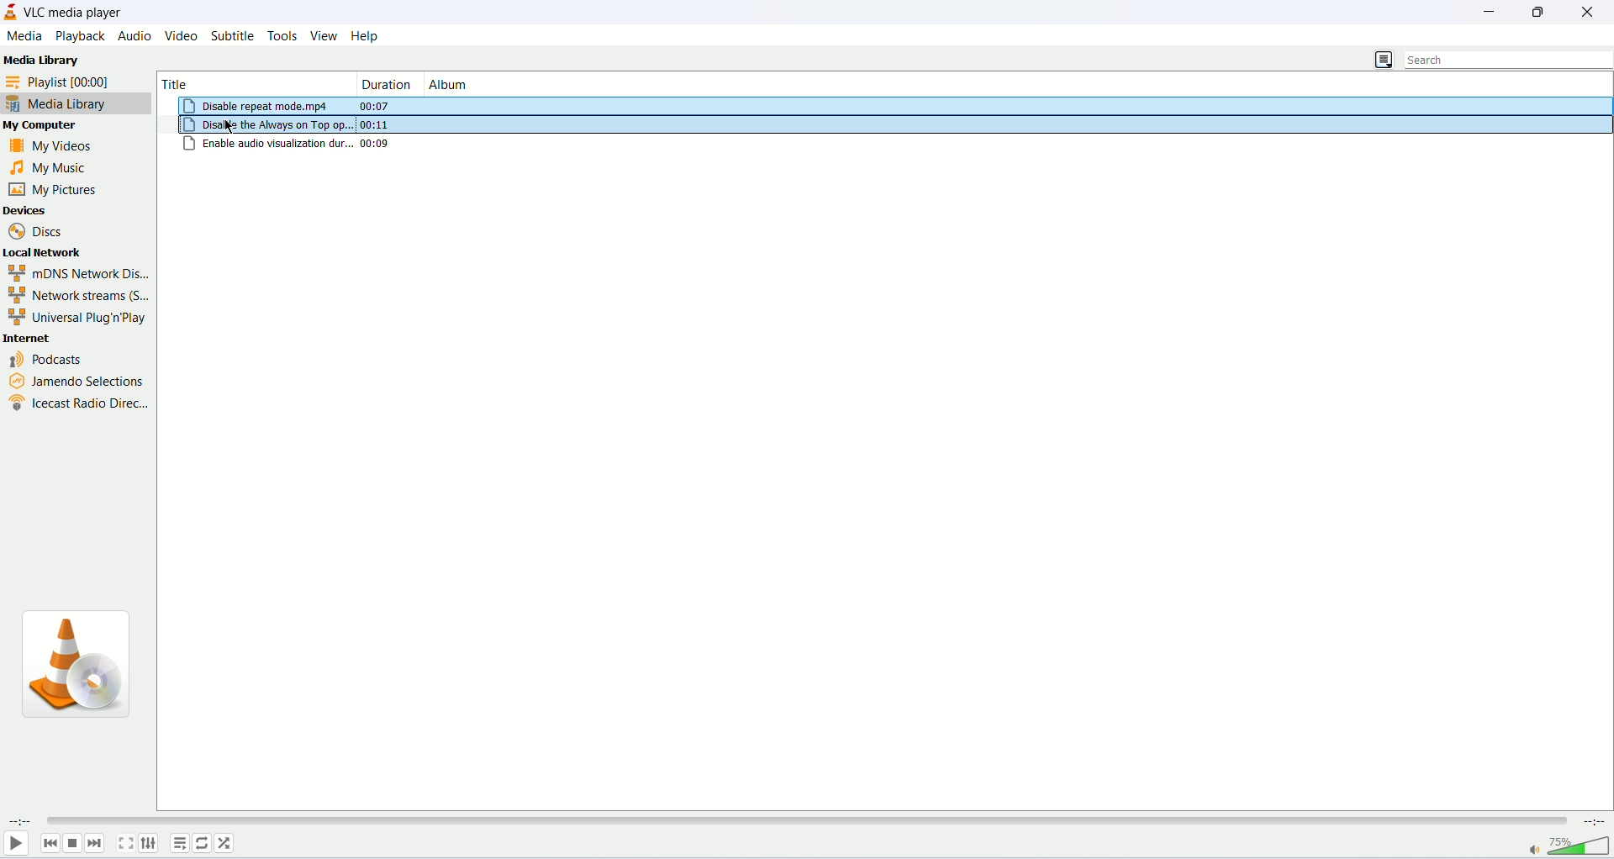 This screenshot has width=1614, height=859. Describe the element at coordinates (1383, 60) in the screenshot. I see `change view` at that location.